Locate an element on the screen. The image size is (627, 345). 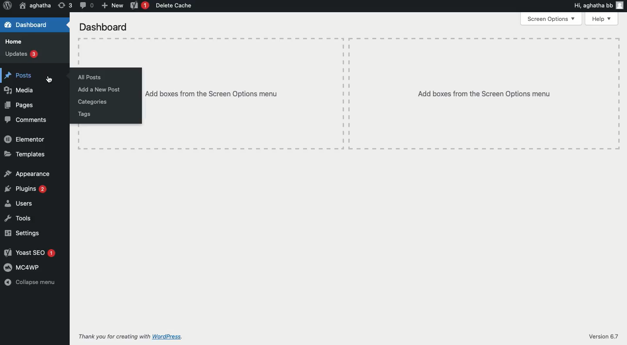
Add boxes from the screen options menu is located at coordinates (242, 94).